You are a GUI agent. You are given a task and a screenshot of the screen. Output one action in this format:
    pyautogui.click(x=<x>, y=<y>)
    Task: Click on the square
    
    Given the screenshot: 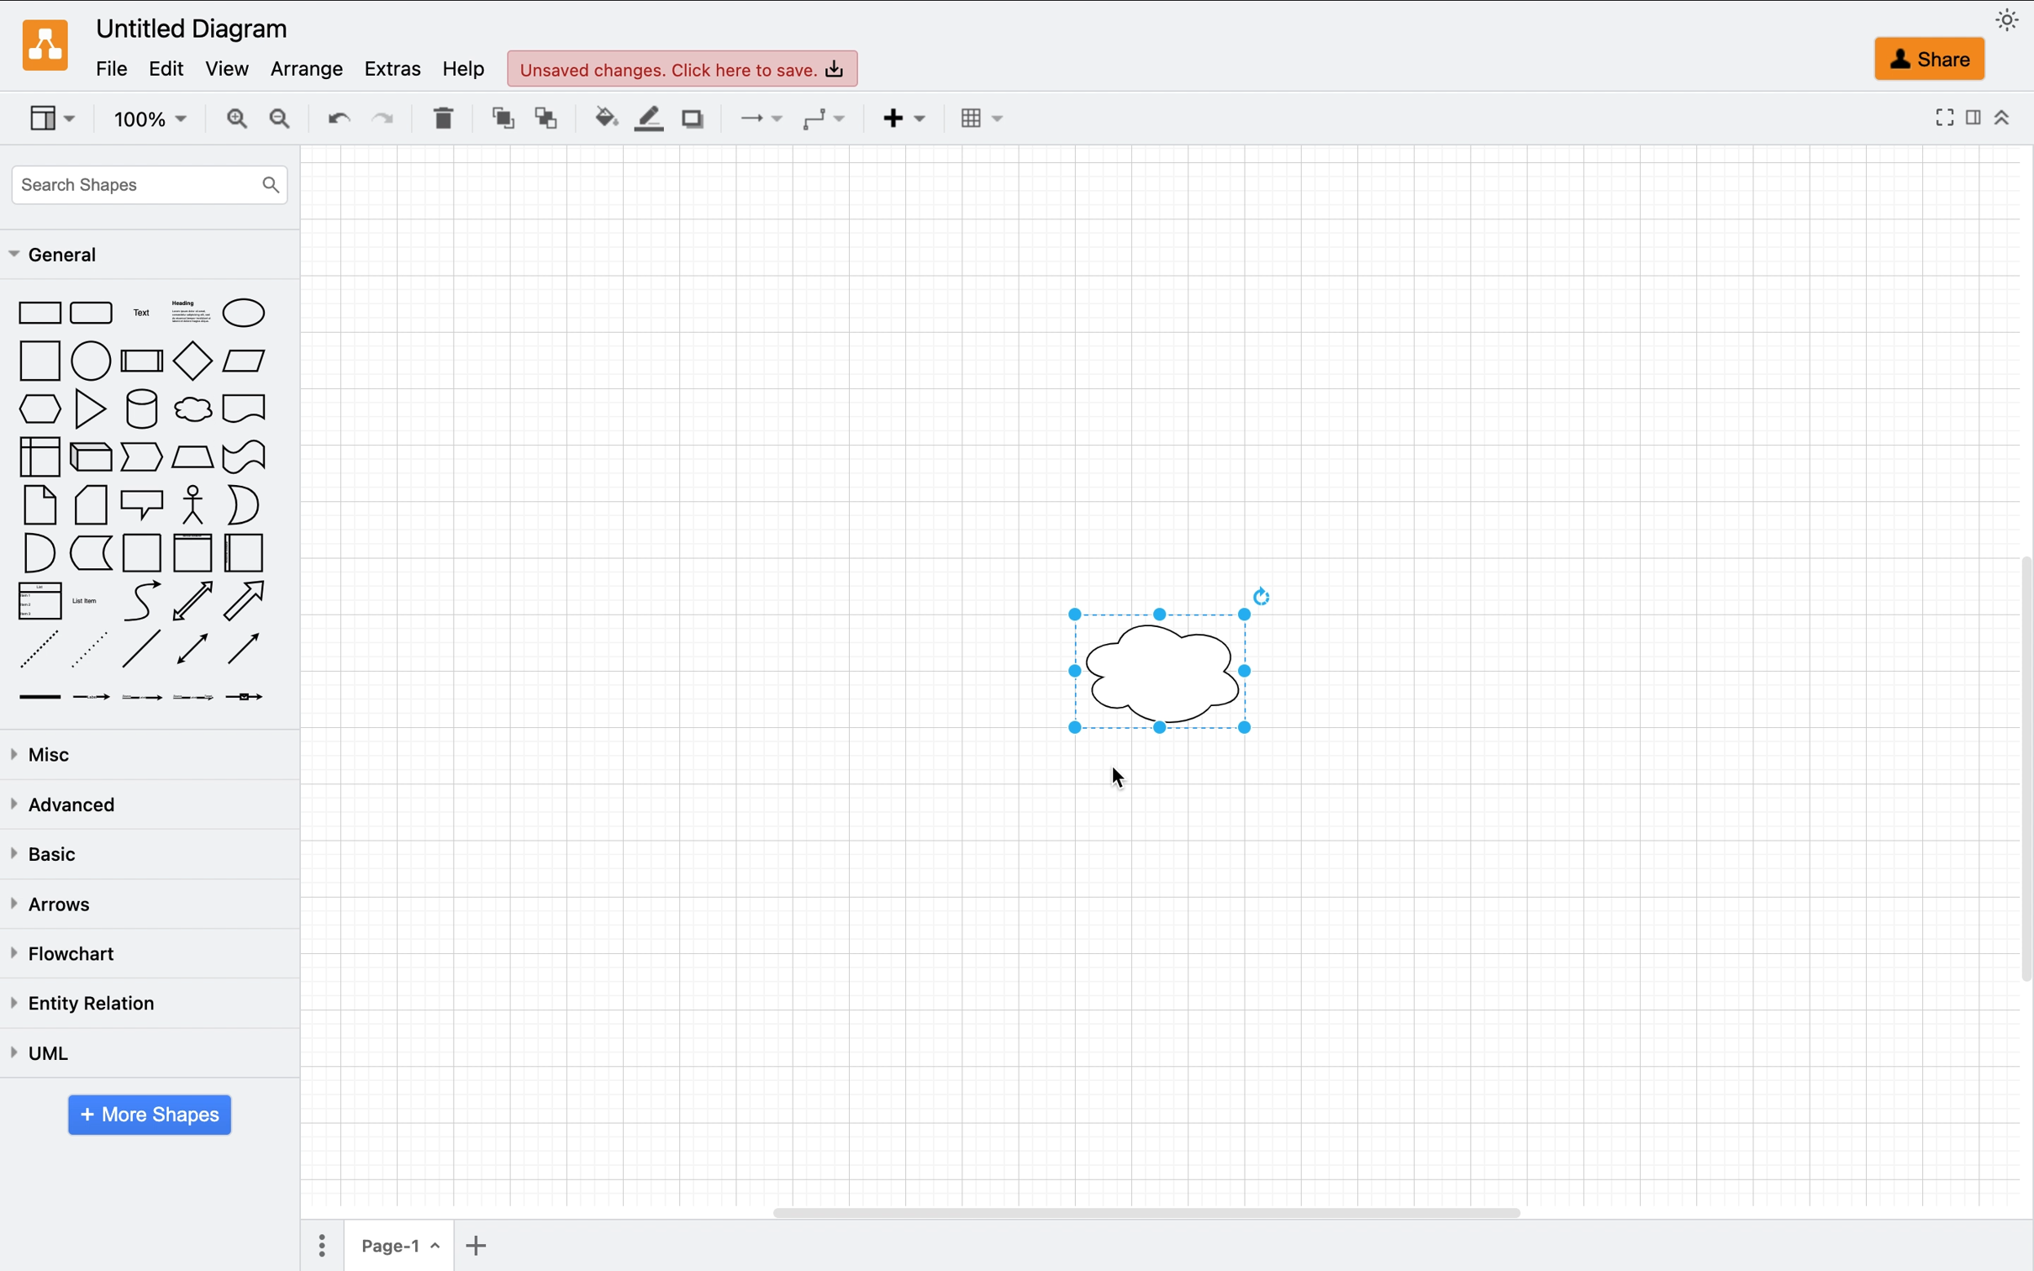 What is the action you would take?
    pyautogui.click(x=39, y=361)
    